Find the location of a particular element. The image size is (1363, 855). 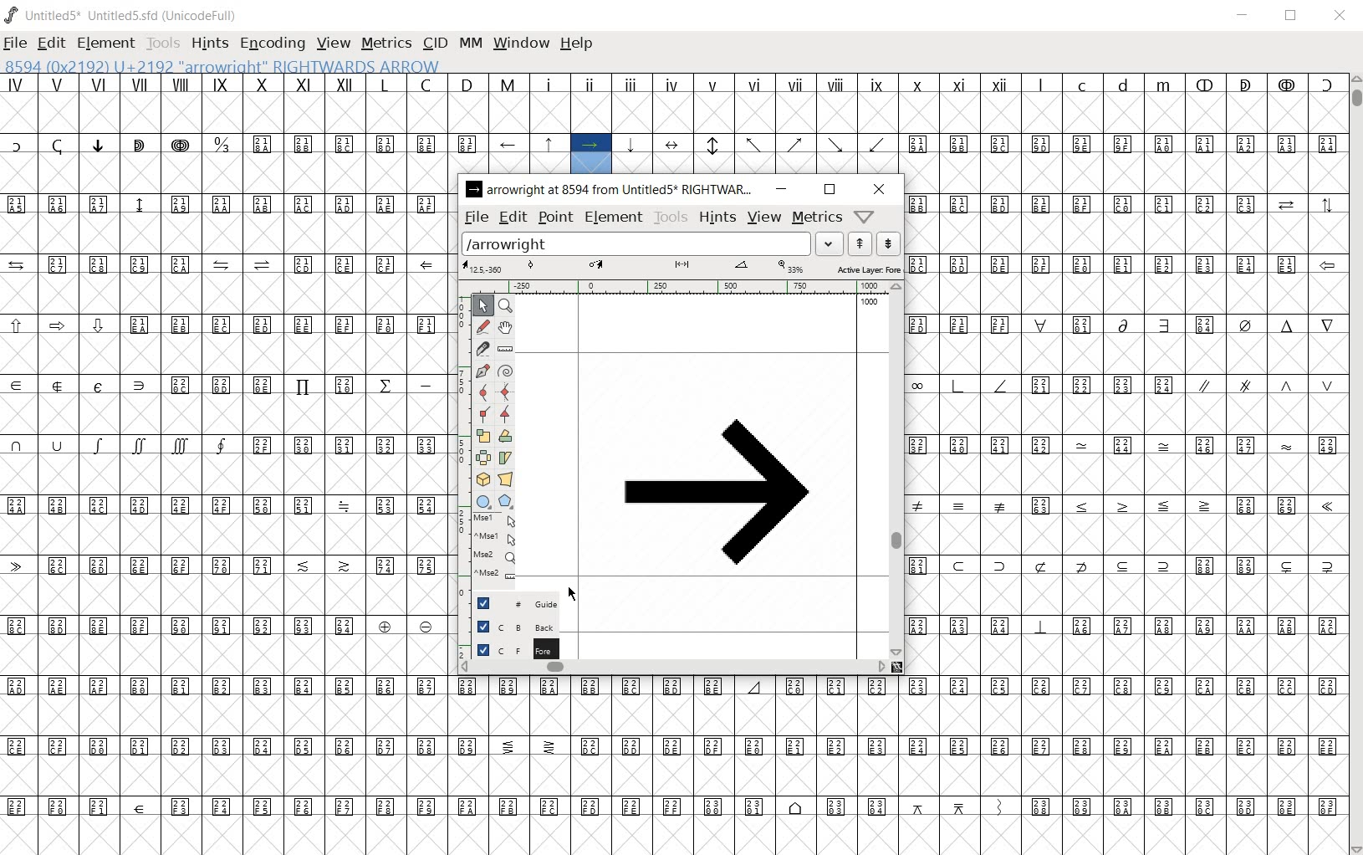

glyph characters is located at coordinates (980, 123).